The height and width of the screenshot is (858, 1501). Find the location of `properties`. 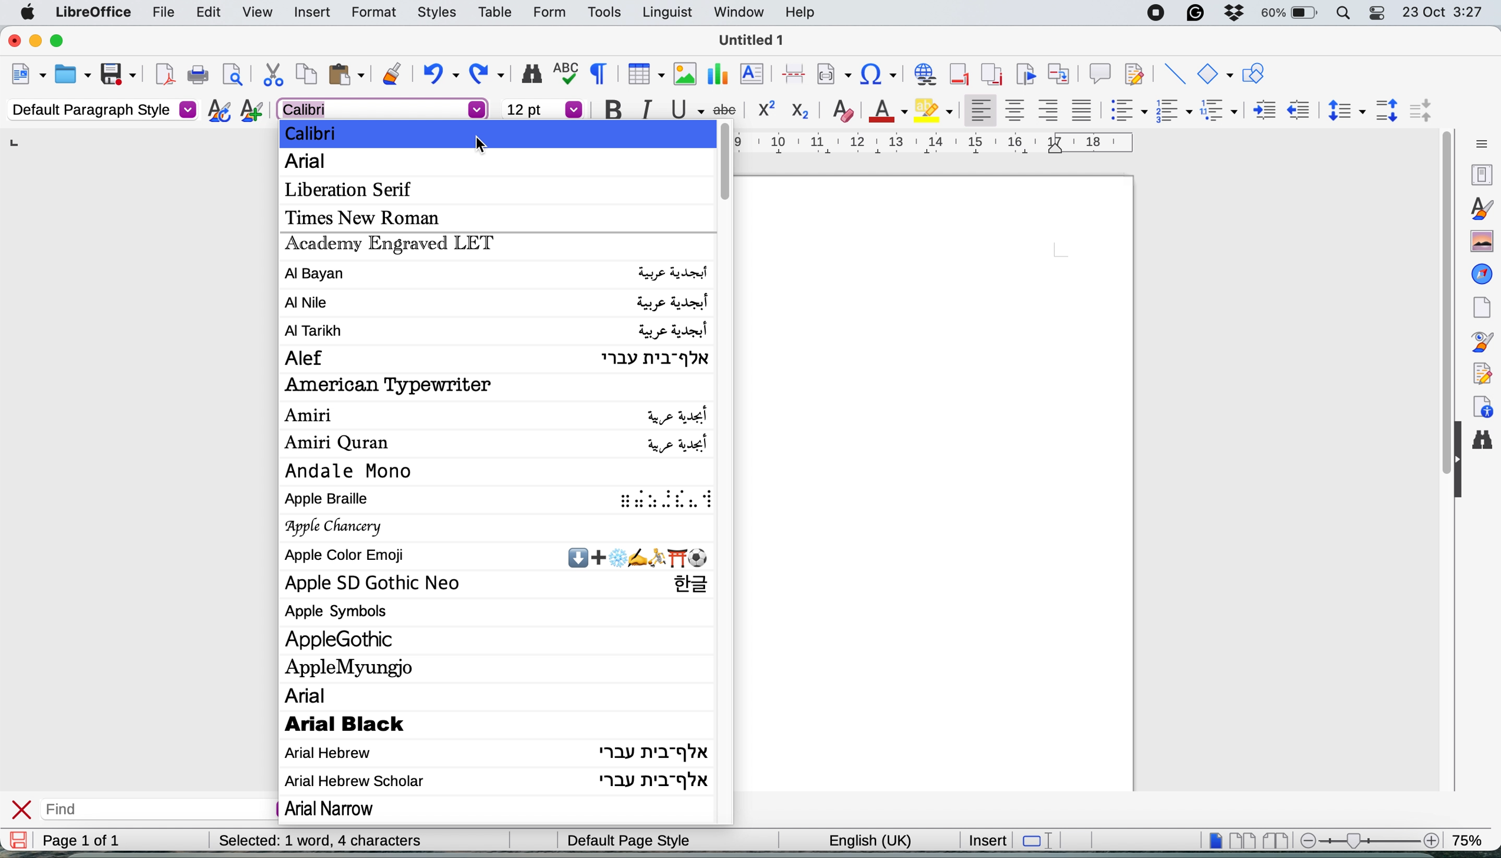

properties is located at coordinates (1481, 175).